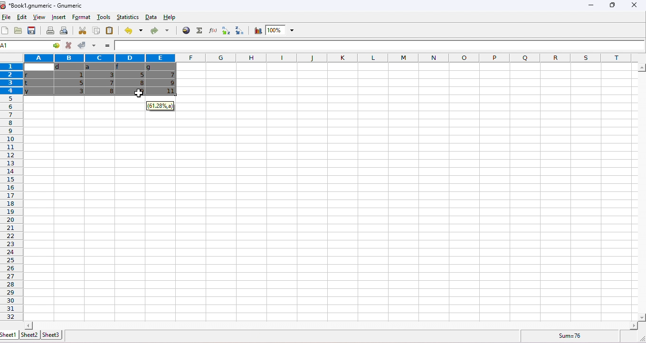  I want to click on =, so click(106, 46).